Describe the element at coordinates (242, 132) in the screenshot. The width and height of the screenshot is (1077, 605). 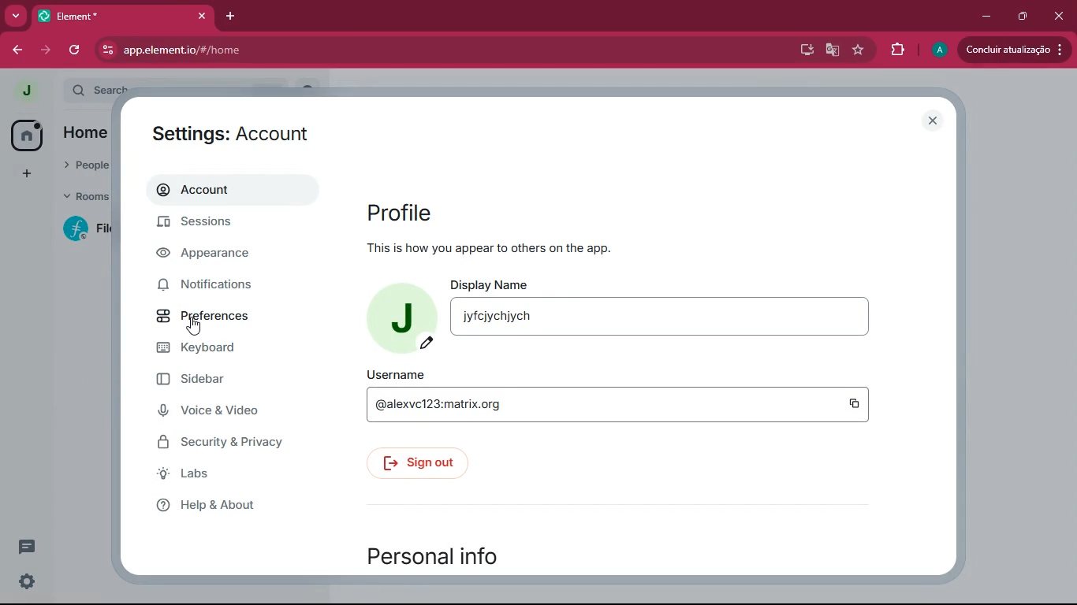
I see `settings` at that location.